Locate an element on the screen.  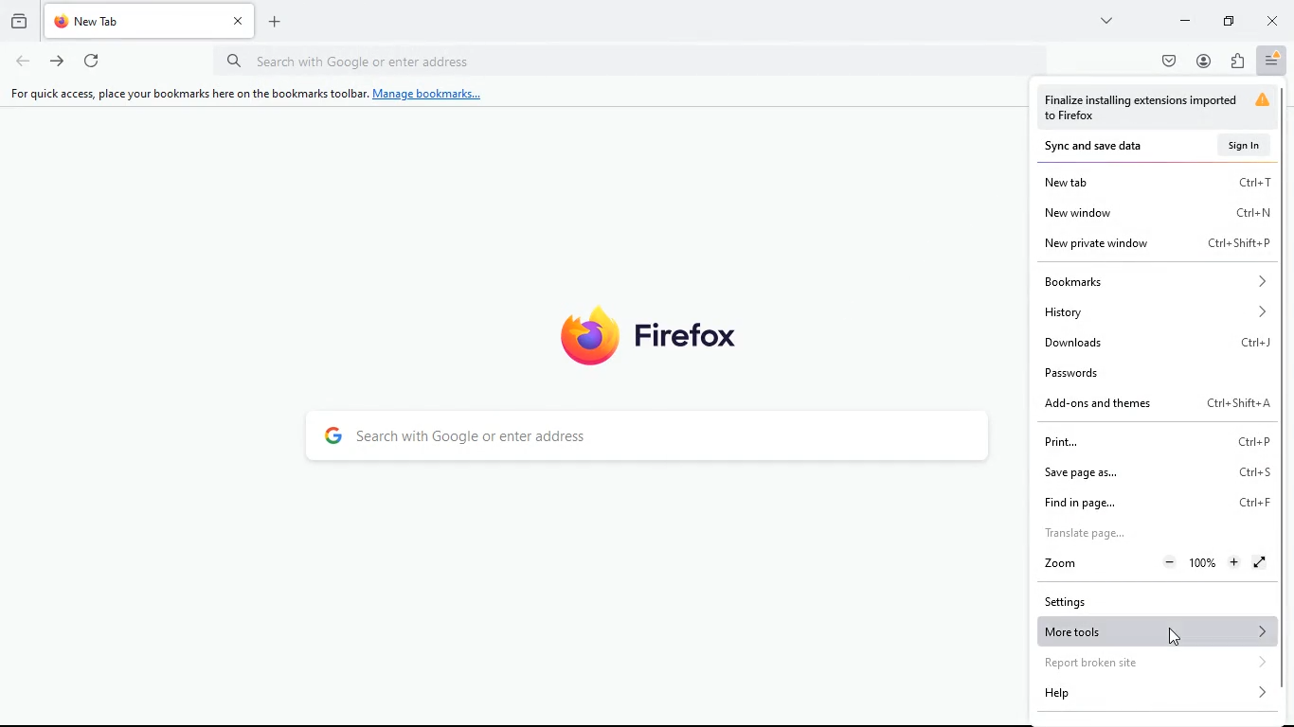
sign in is located at coordinates (1242, 147).